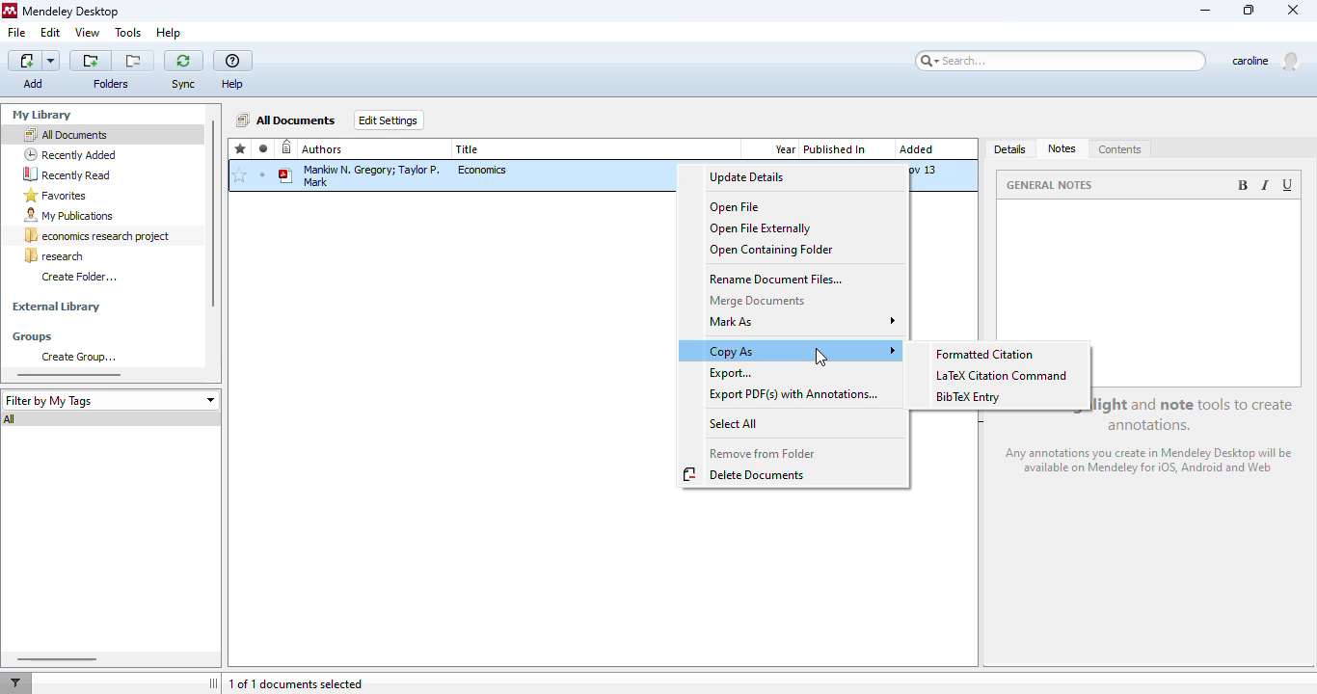 The width and height of the screenshot is (1317, 694). I want to click on remove the current folder, so click(134, 61).